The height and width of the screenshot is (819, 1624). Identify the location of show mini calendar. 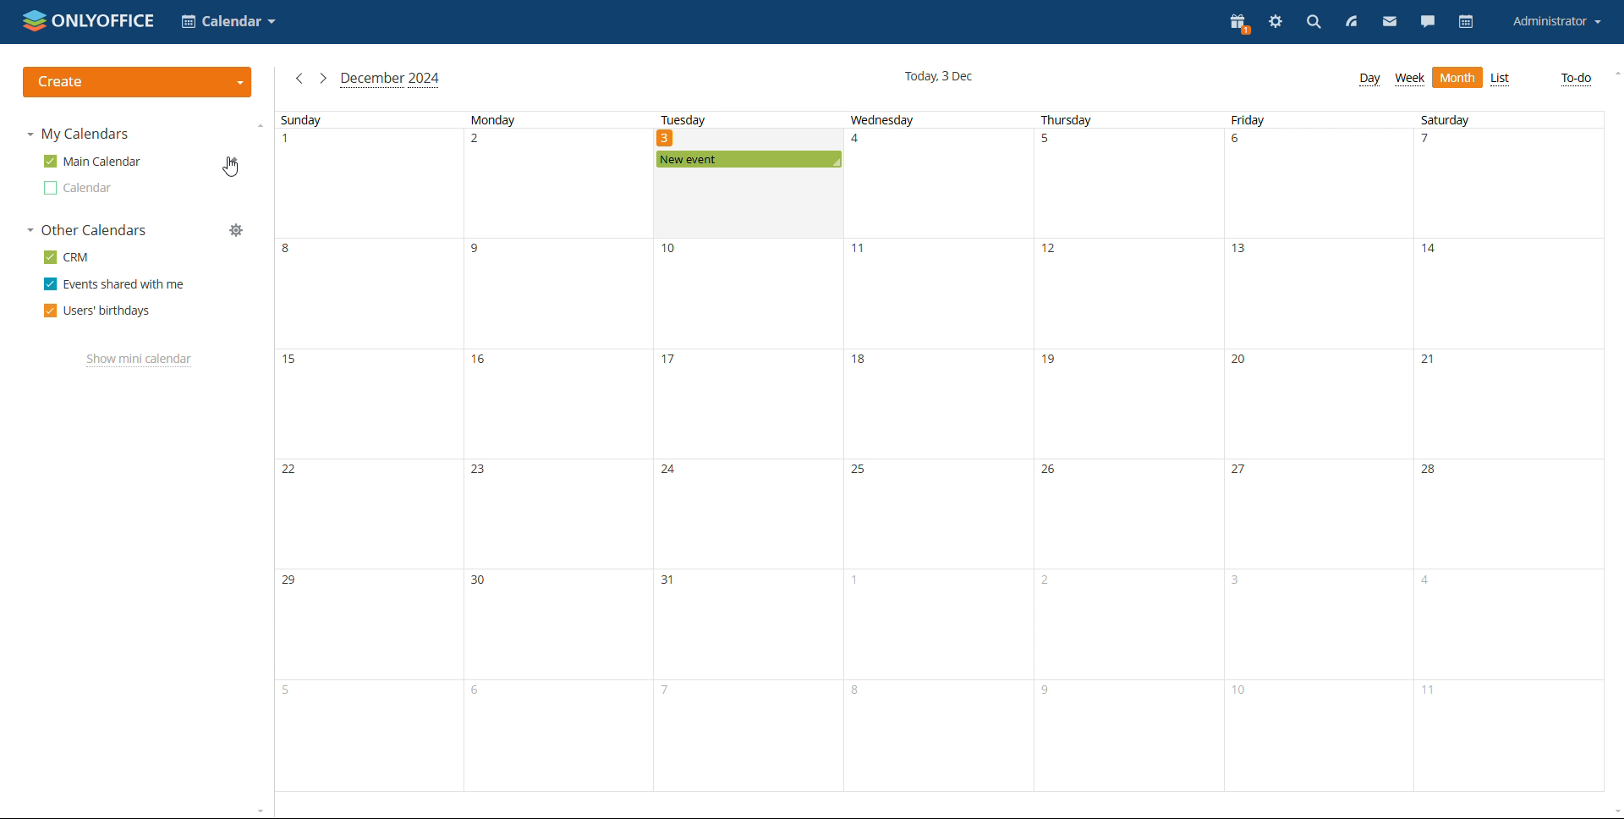
(140, 360).